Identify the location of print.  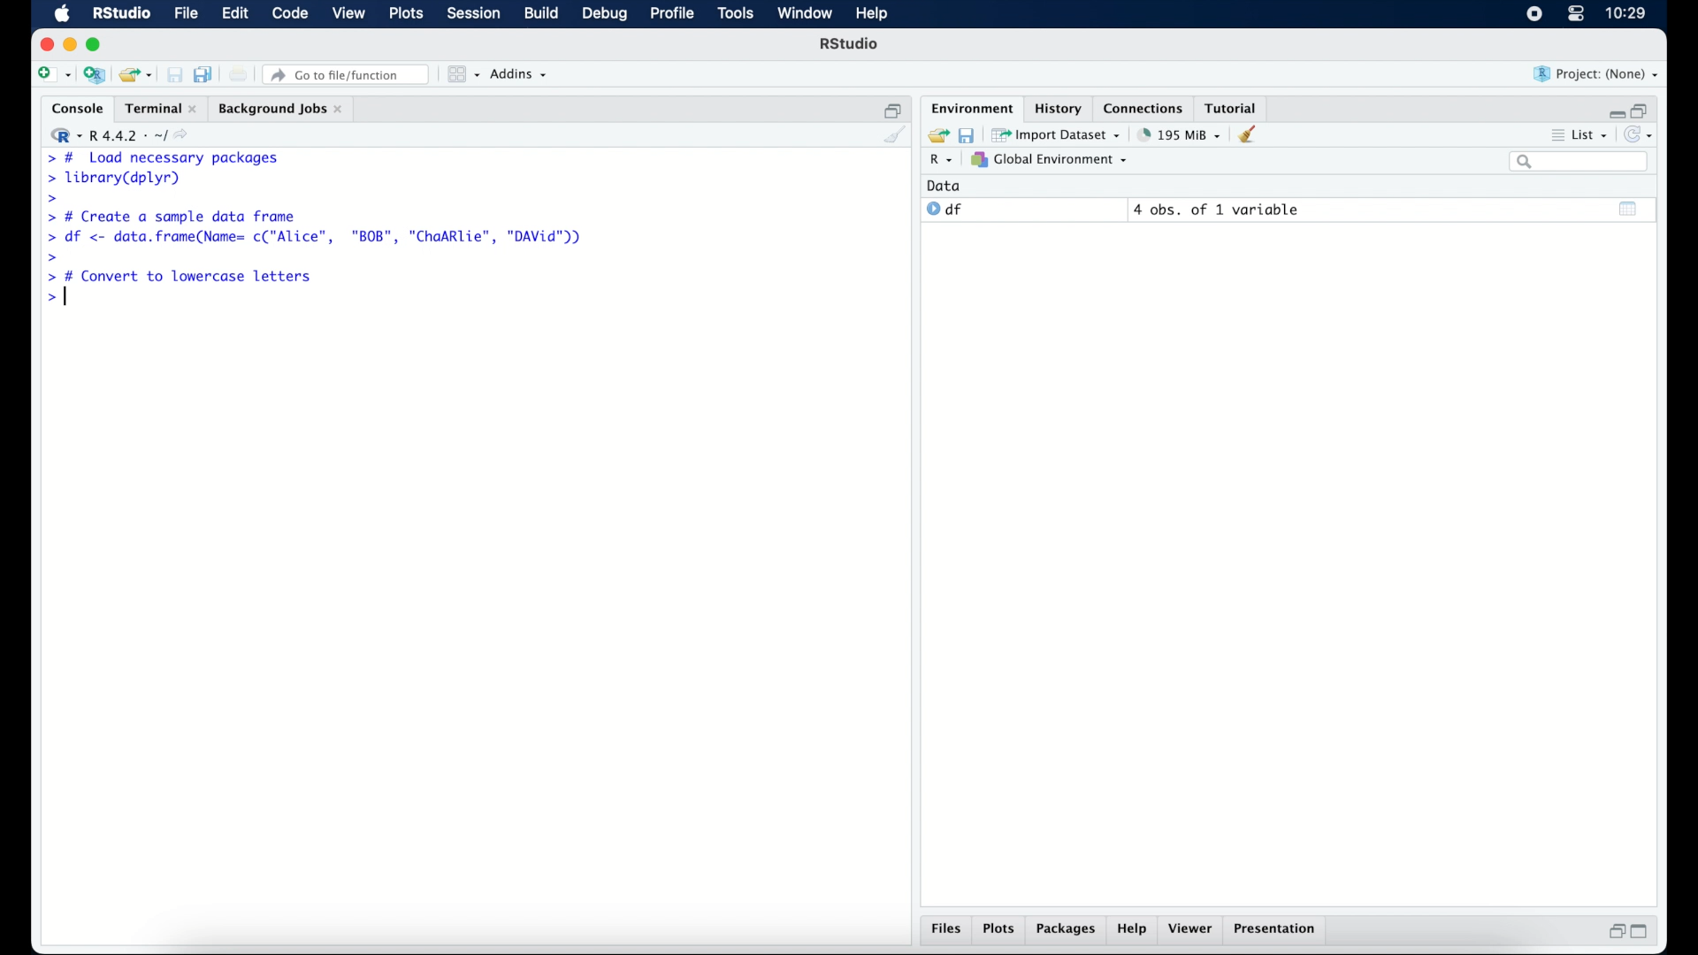
(239, 74).